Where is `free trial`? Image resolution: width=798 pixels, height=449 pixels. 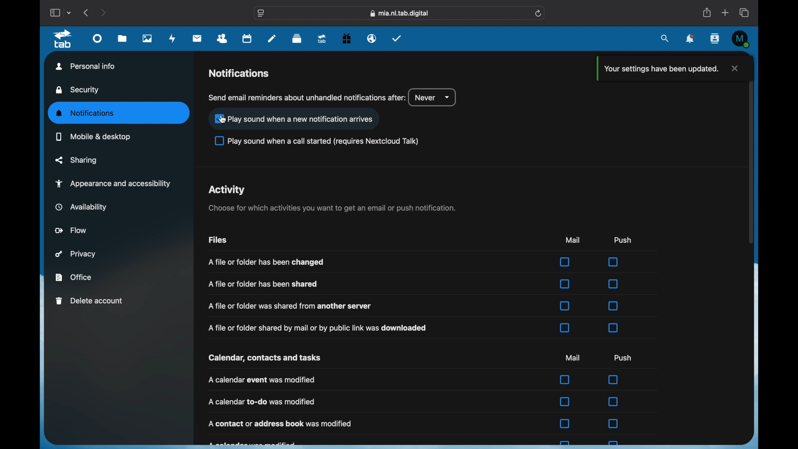
free trial is located at coordinates (346, 38).